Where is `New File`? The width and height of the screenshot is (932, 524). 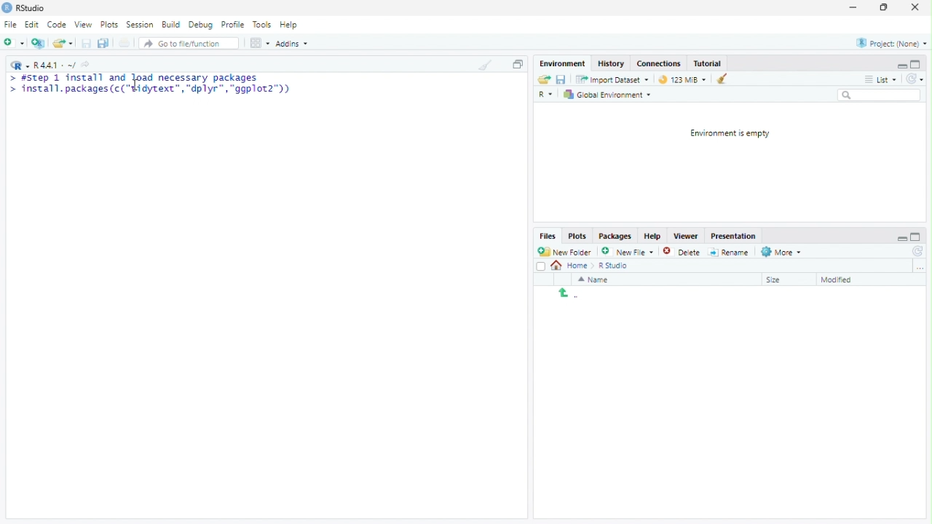
New File is located at coordinates (626, 251).